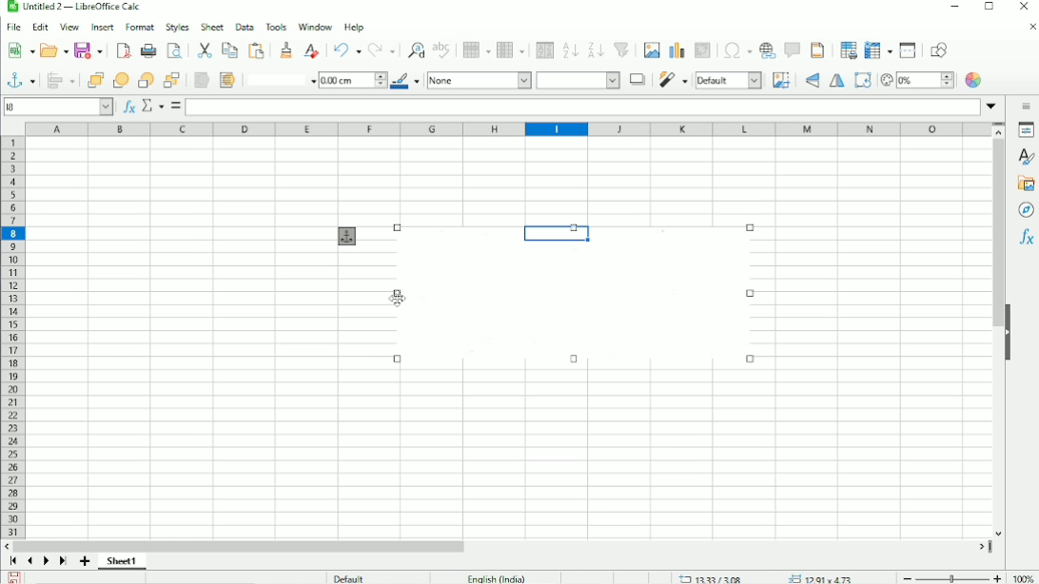  I want to click on Restore down, so click(989, 10).